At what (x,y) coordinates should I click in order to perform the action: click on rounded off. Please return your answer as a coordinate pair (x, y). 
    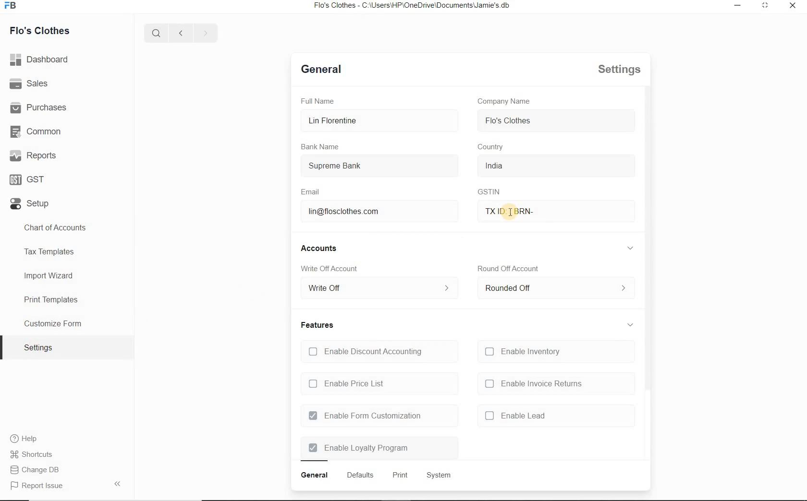
    Looking at the image, I should click on (553, 290).